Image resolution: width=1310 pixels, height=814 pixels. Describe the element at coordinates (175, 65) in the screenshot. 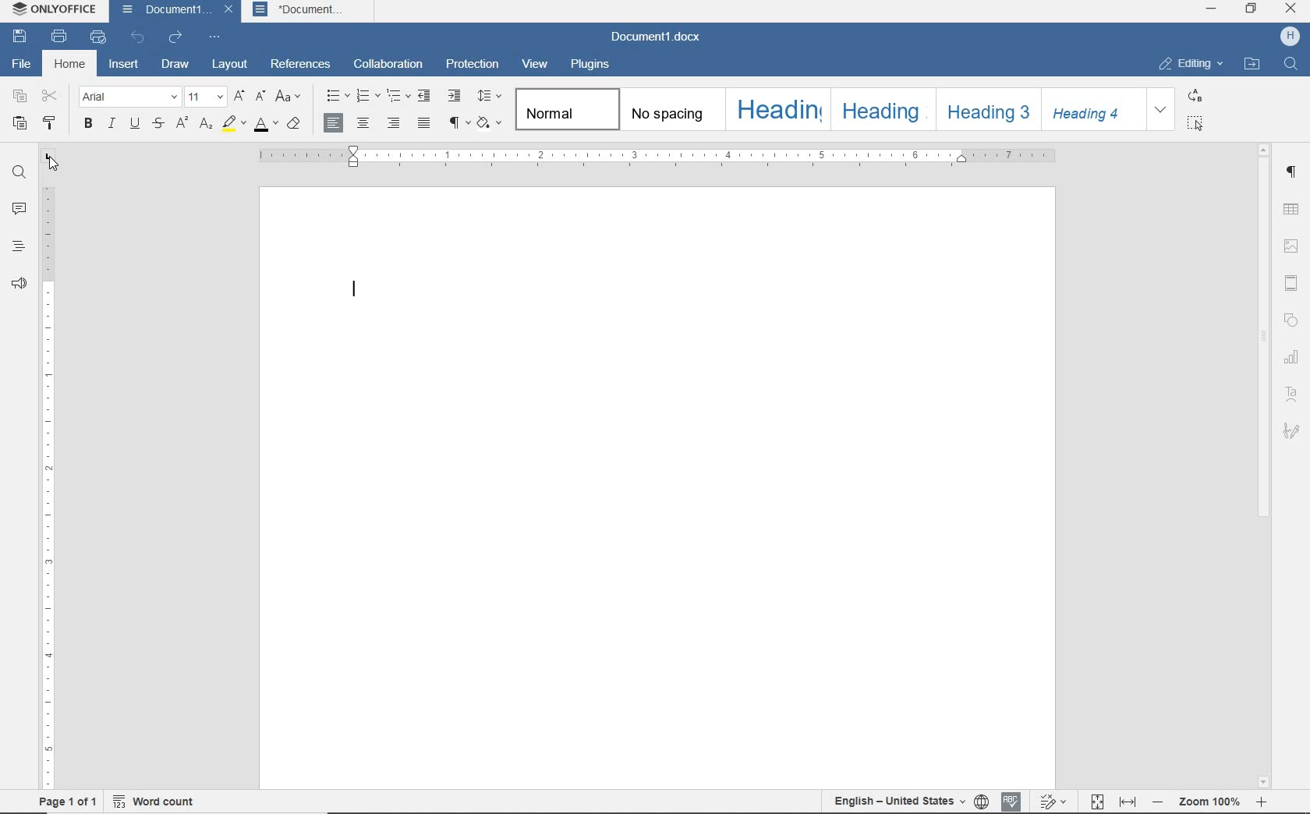

I see `DRAW` at that location.